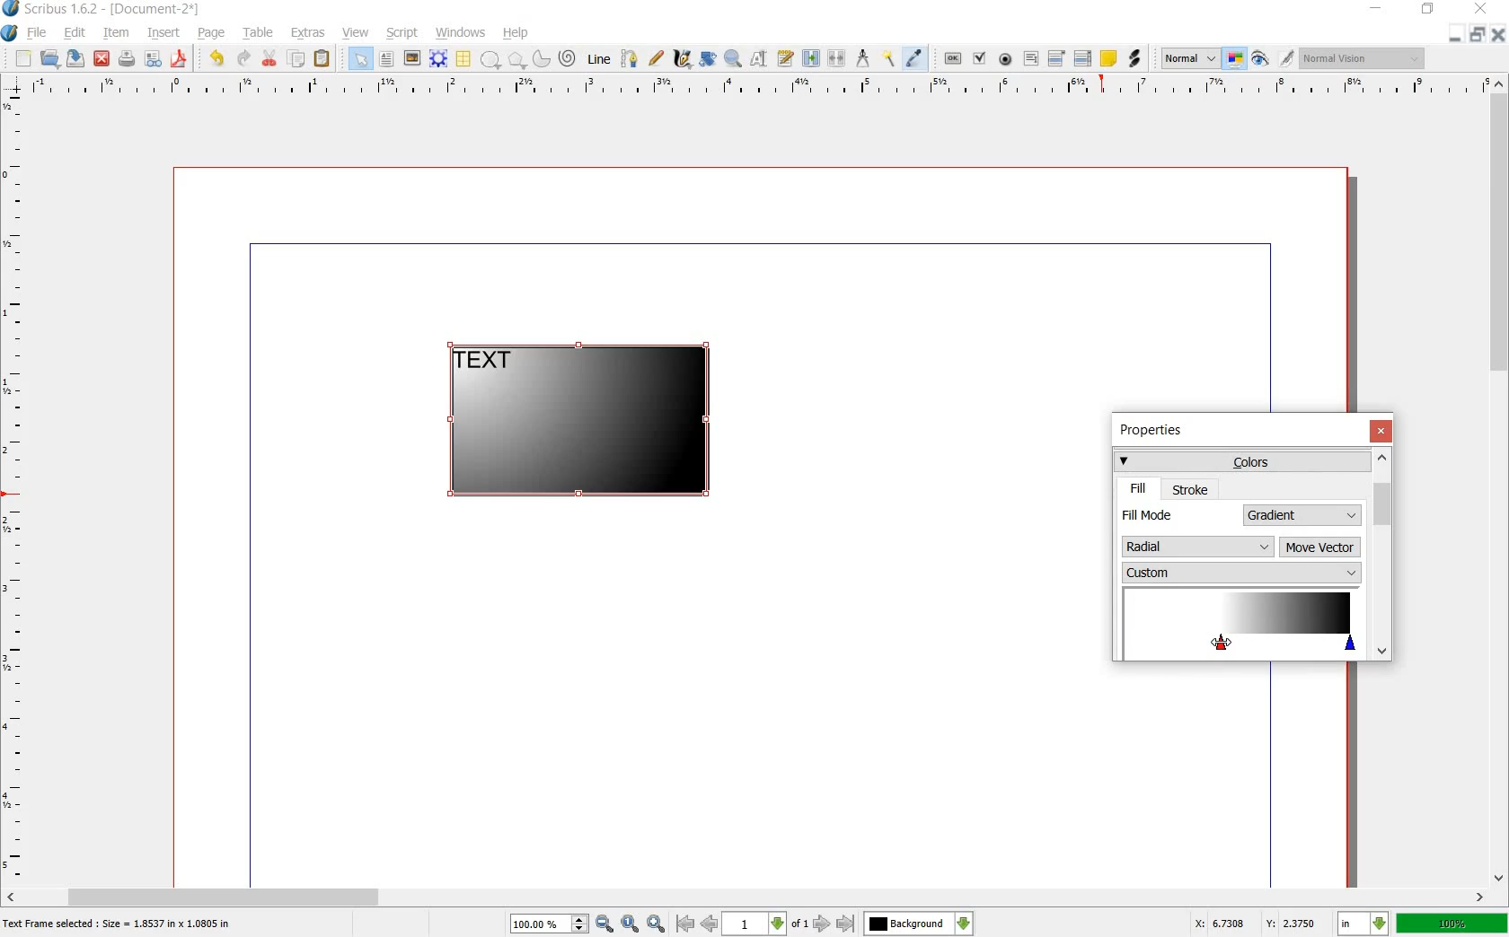 Image resolution: width=1509 pixels, height=937 pixels. What do you see at coordinates (1287, 59) in the screenshot?
I see `edit in preview mode` at bounding box center [1287, 59].